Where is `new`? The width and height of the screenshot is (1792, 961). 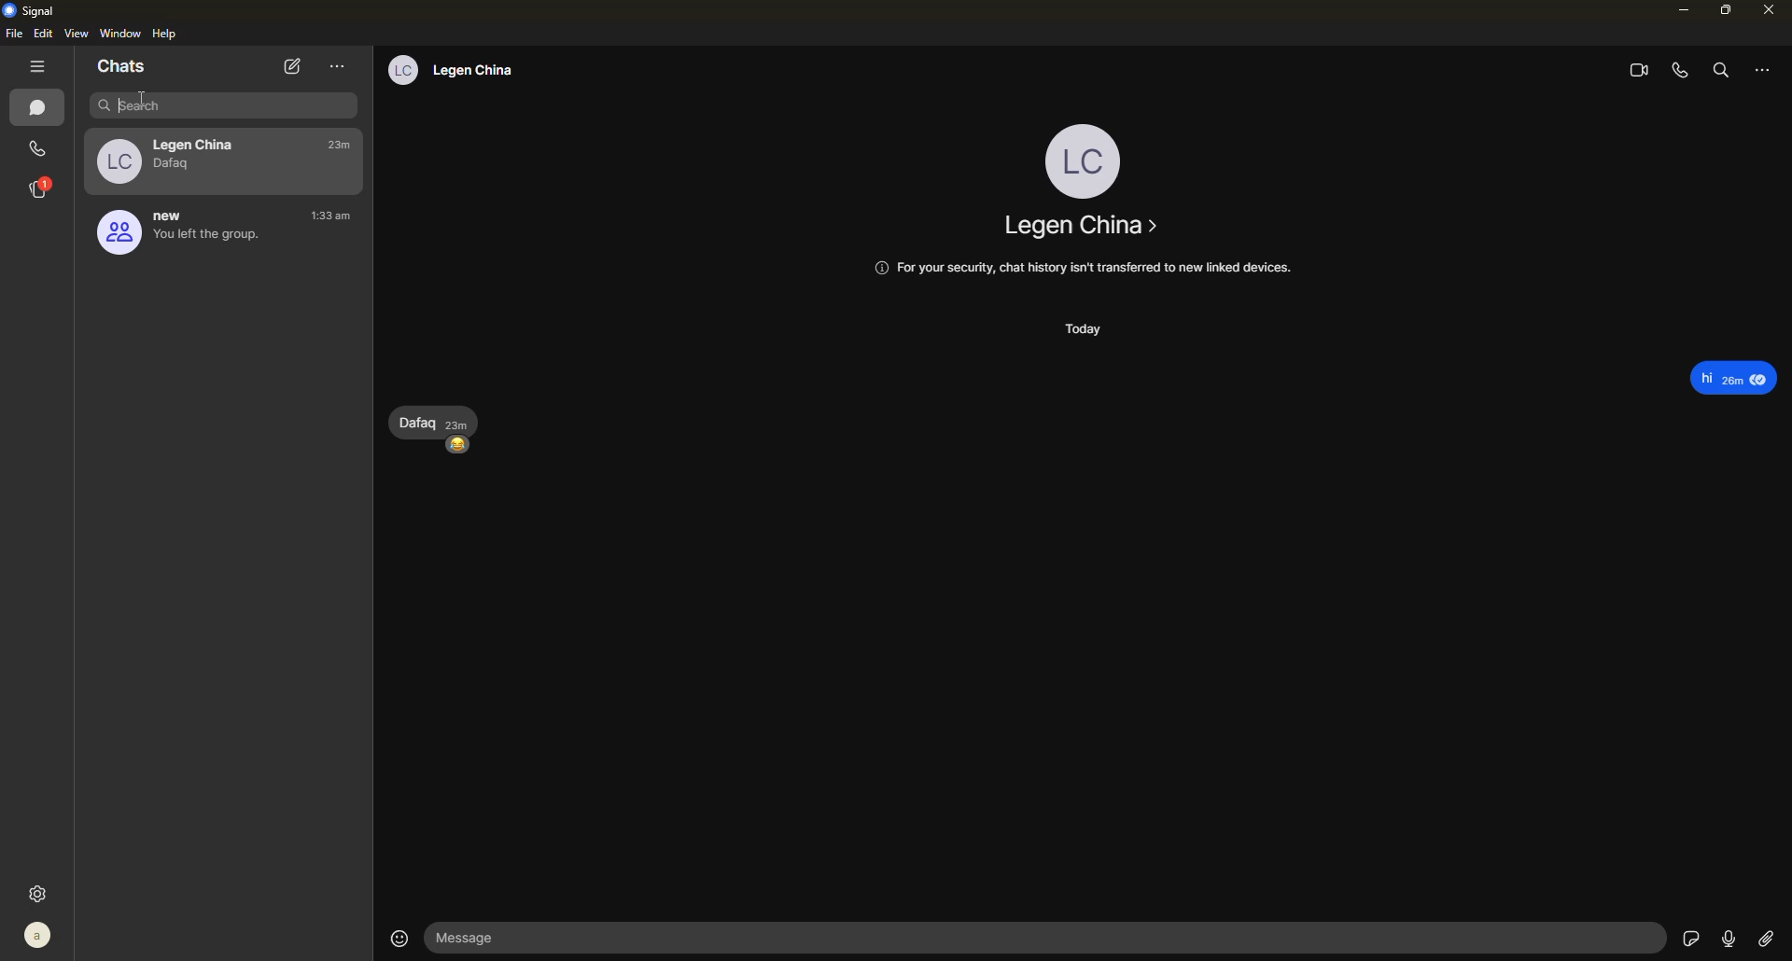 new is located at coordinates (180, 213).